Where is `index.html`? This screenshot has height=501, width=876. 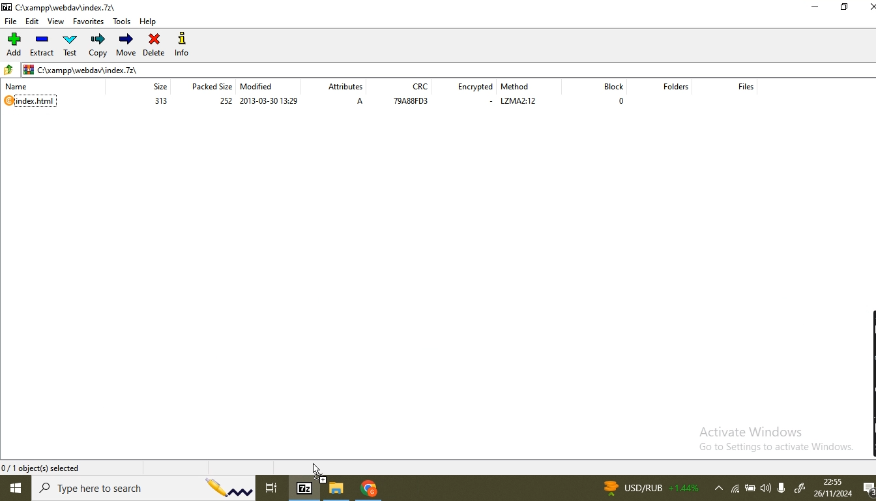
index.html is located at coordinates (37, 101).